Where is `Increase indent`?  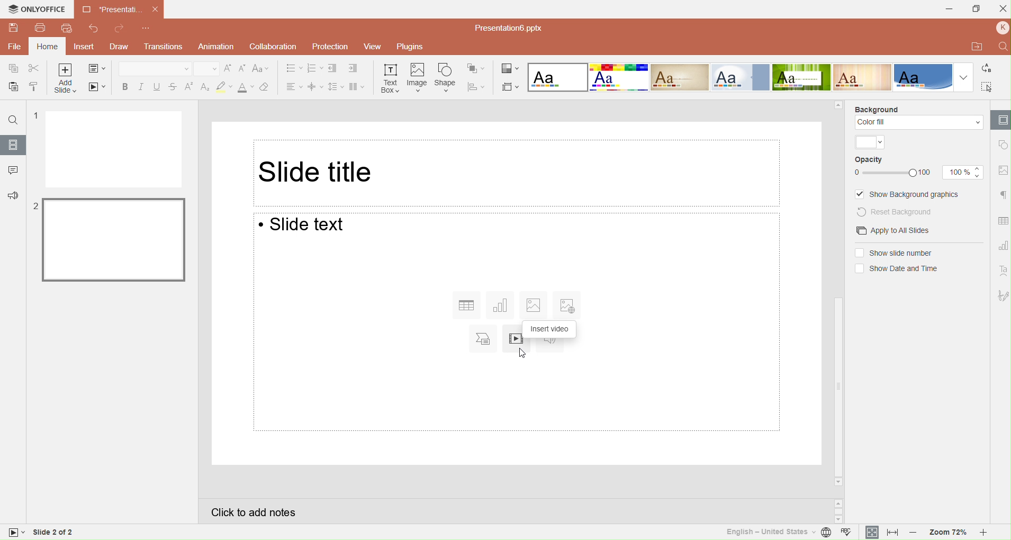
Increase indent is located at coordinates (356, 68).